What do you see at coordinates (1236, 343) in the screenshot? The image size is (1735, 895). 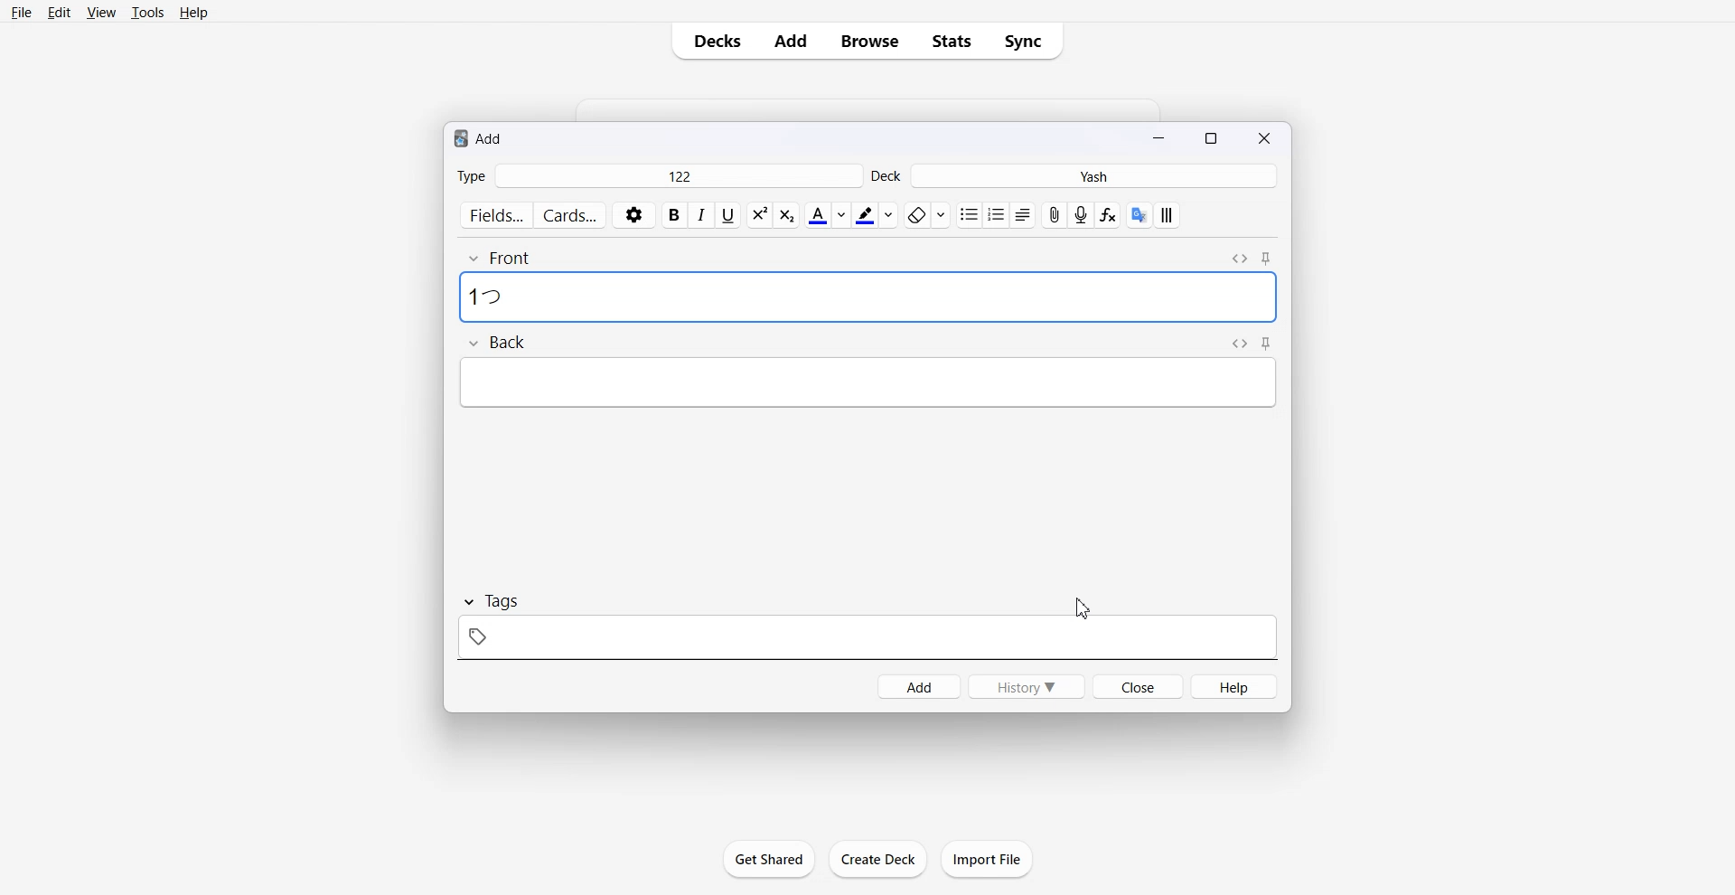 I see `Toggle HTML Editor` at bounding box center [1236, 343].